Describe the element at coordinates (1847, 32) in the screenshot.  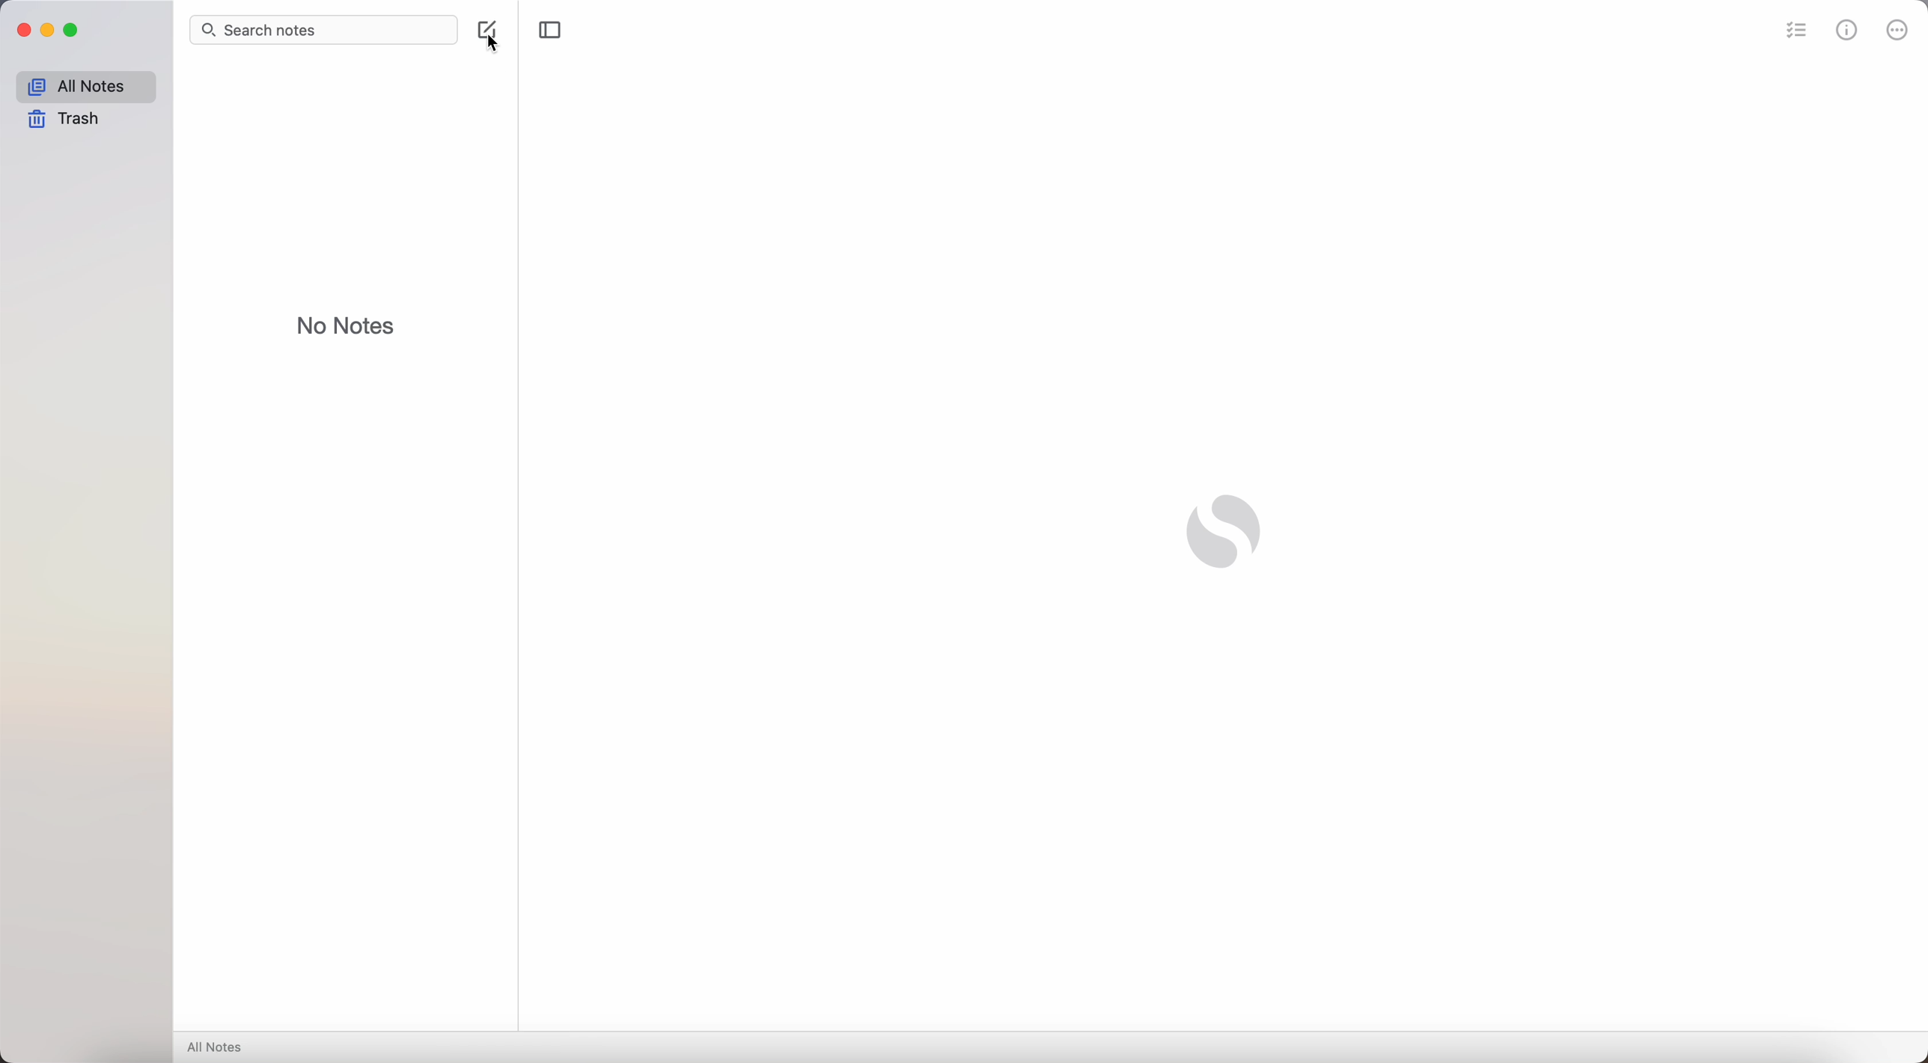
I see `metrics` at that location.